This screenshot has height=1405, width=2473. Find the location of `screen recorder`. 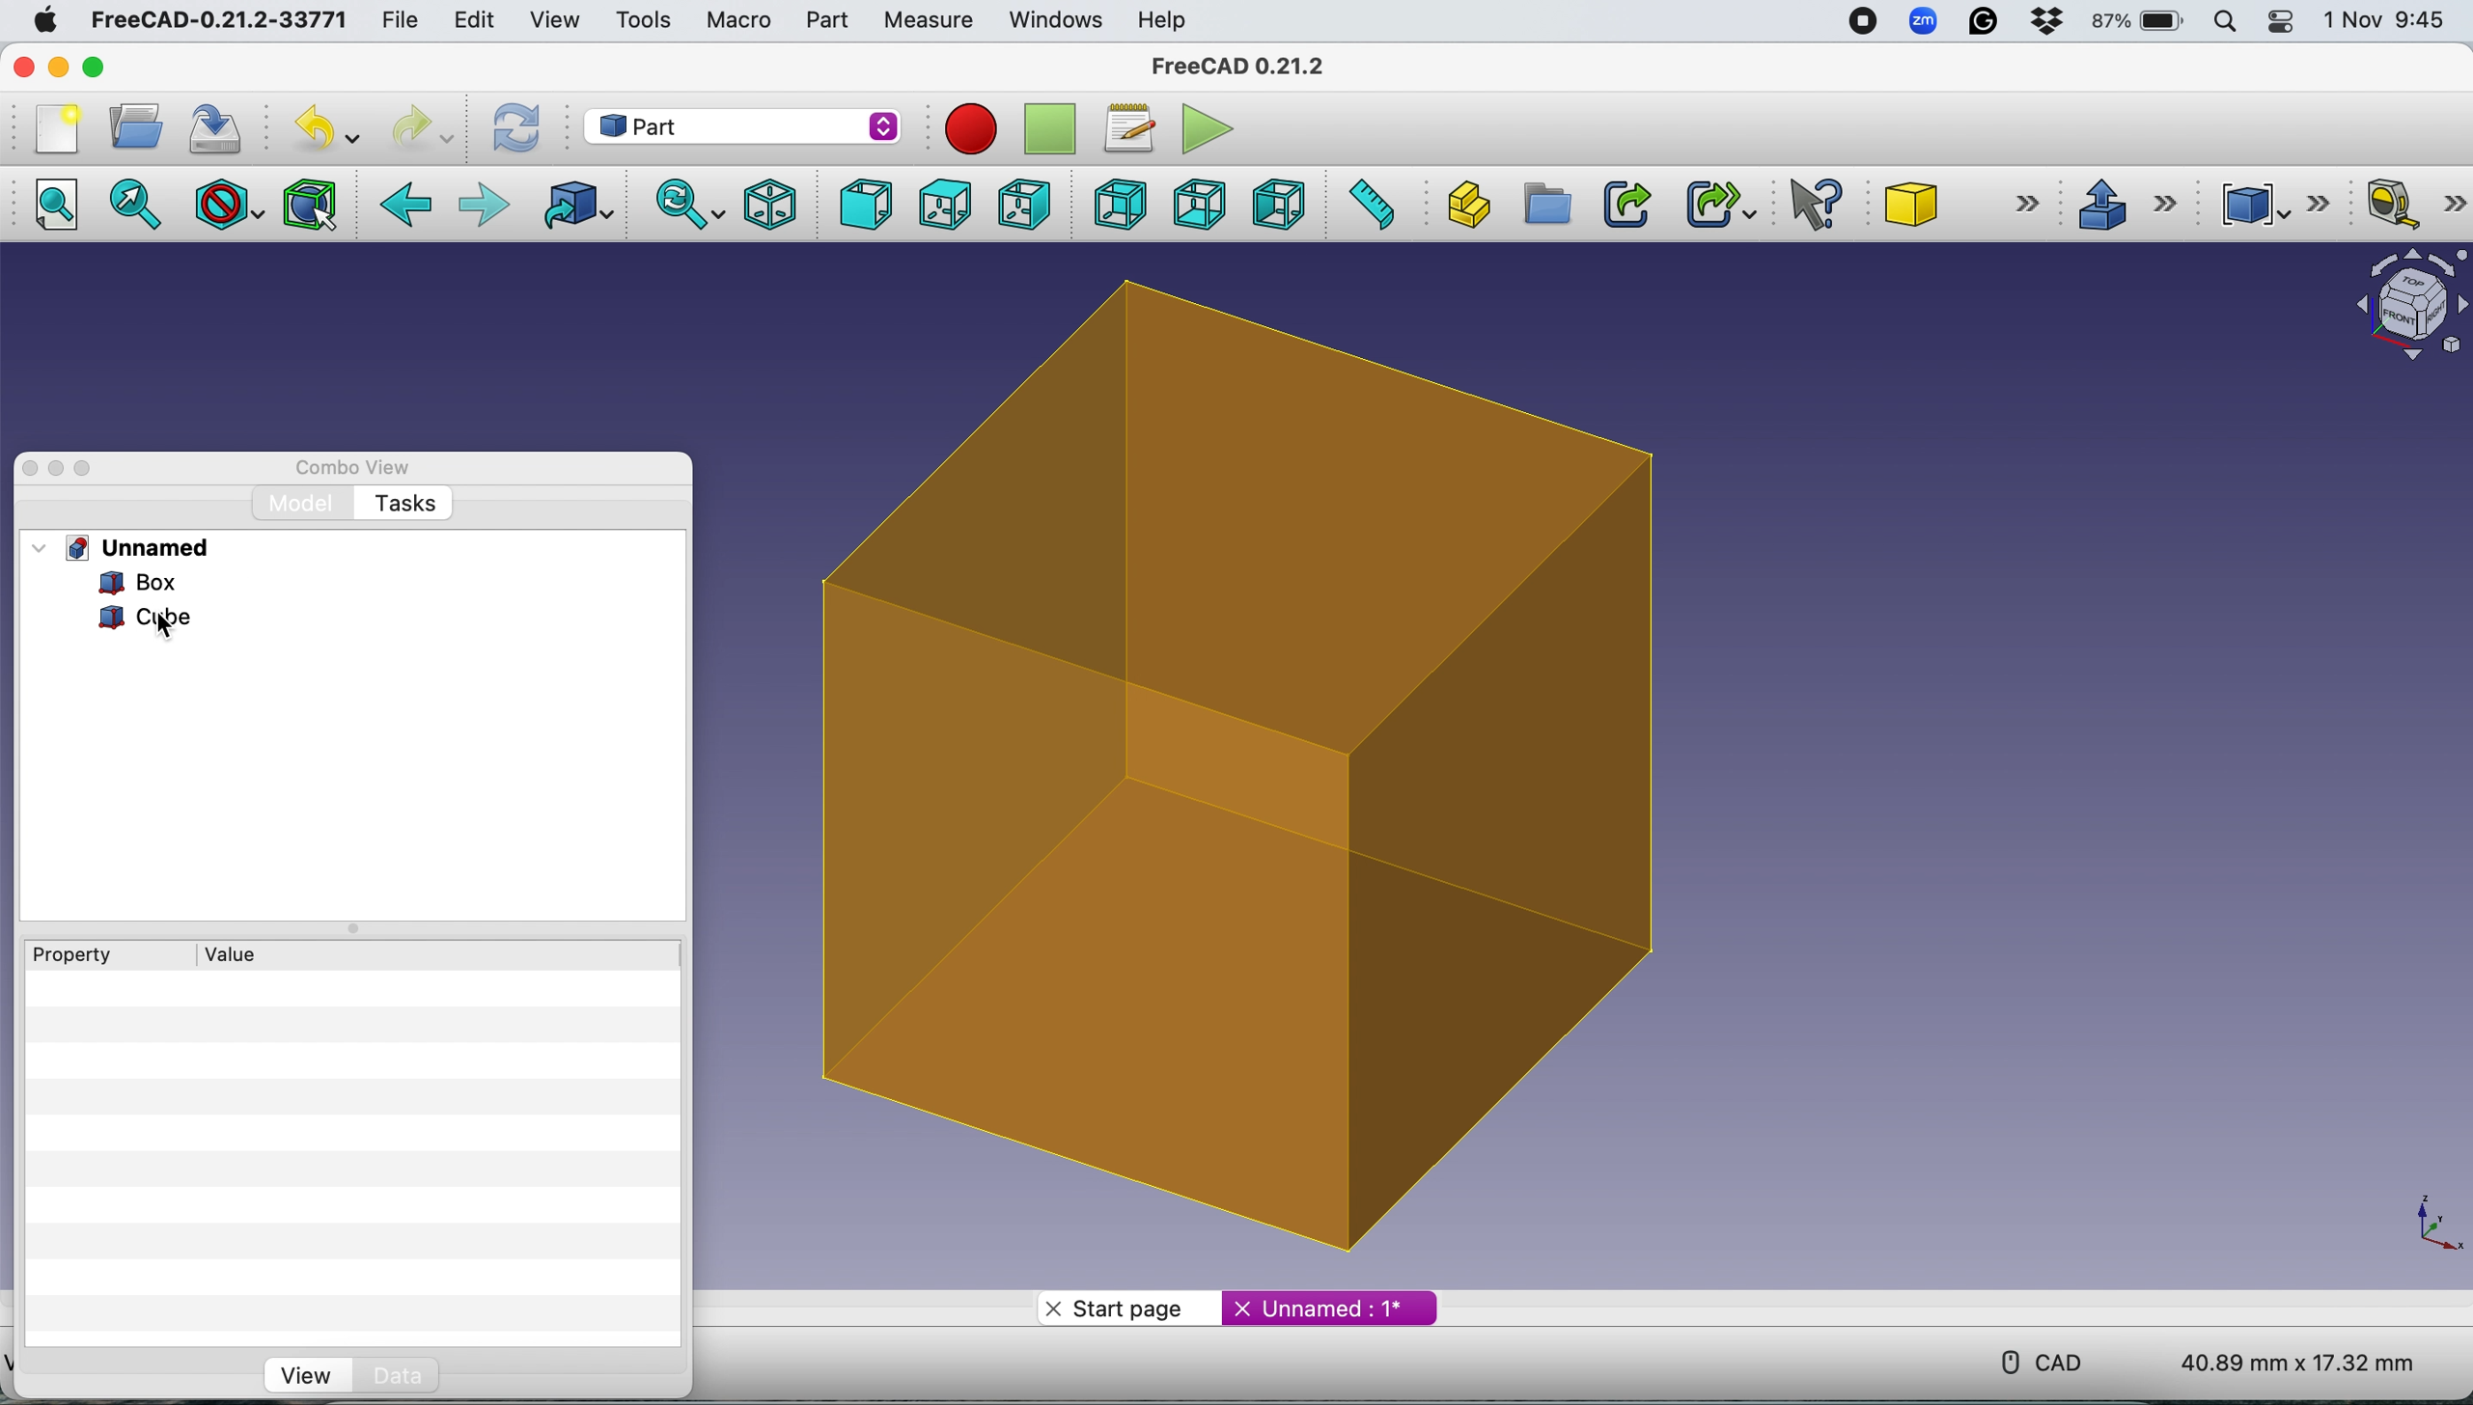

screen recorder is located at coordinates (1860, 22).